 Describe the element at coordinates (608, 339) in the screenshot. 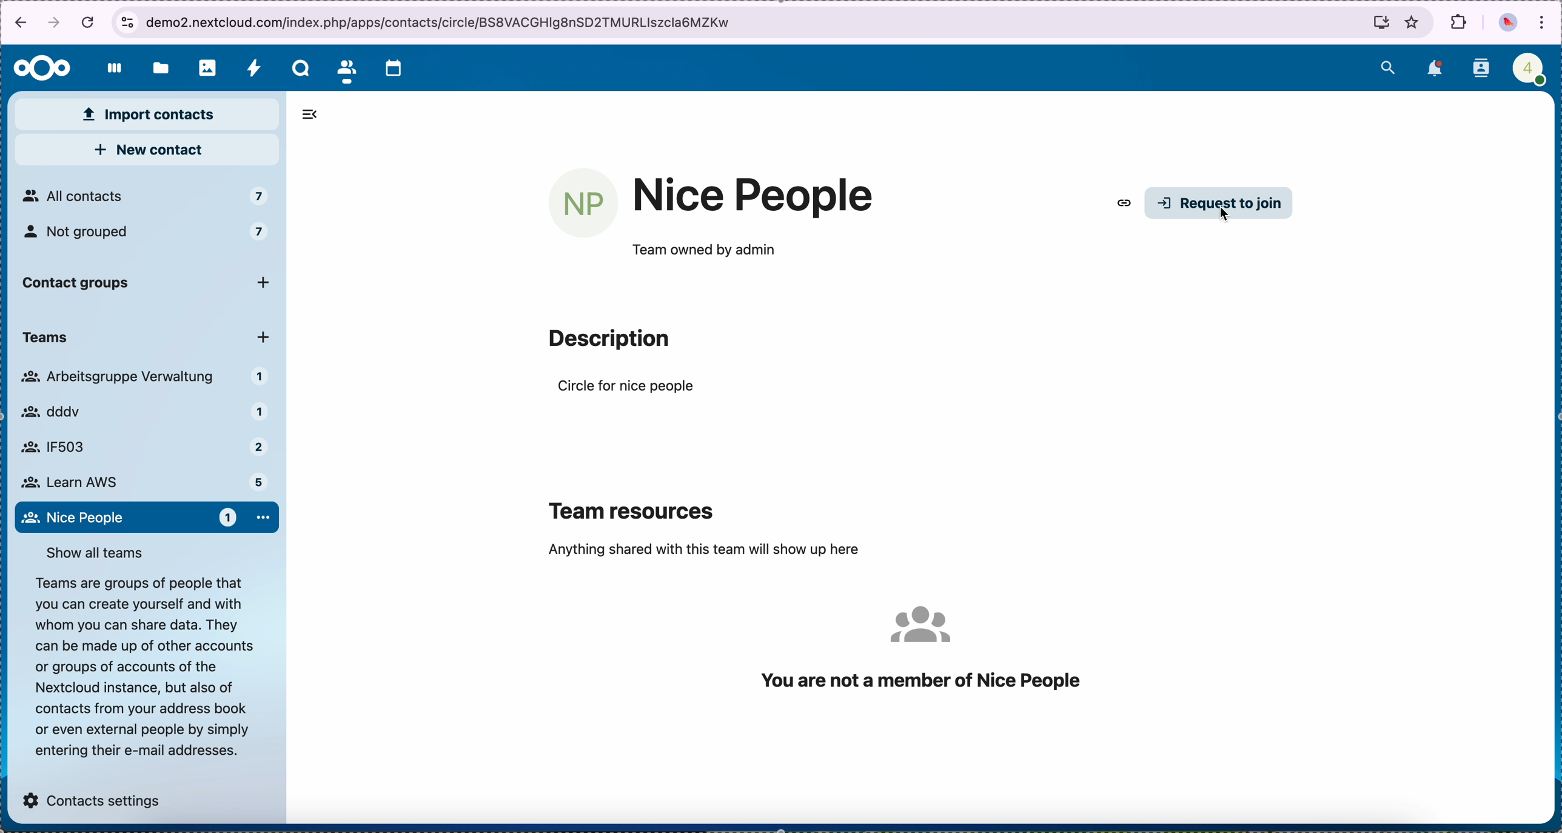

I see `description` at that location.